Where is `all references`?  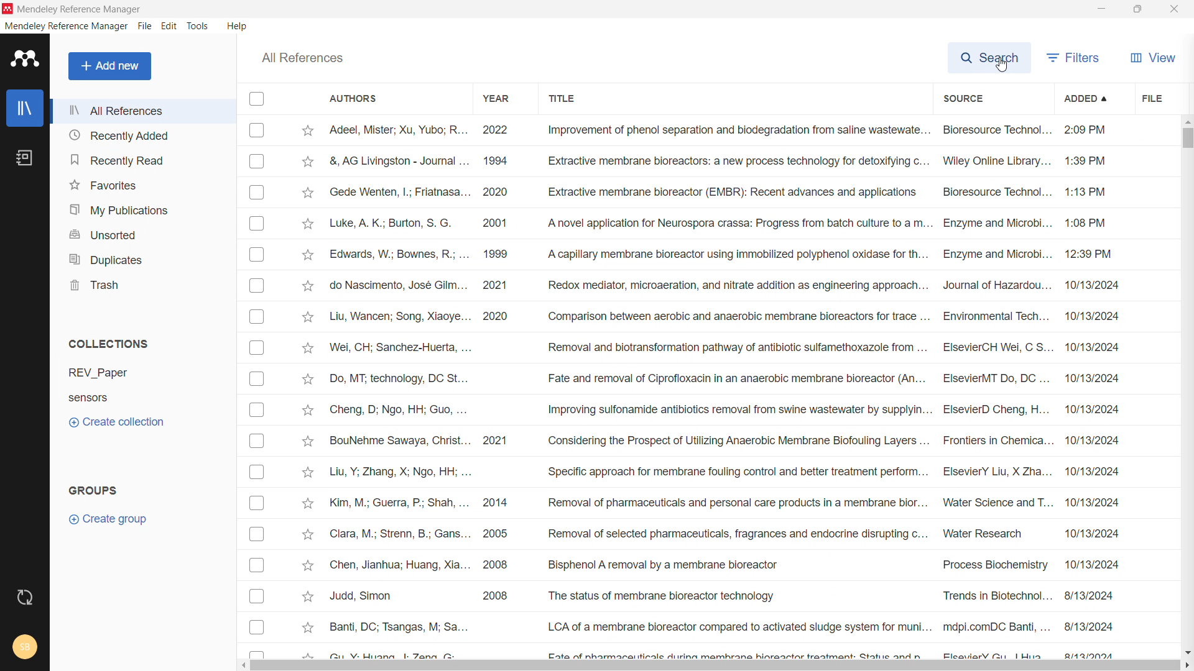 all references is located at coordinates (143, 112).